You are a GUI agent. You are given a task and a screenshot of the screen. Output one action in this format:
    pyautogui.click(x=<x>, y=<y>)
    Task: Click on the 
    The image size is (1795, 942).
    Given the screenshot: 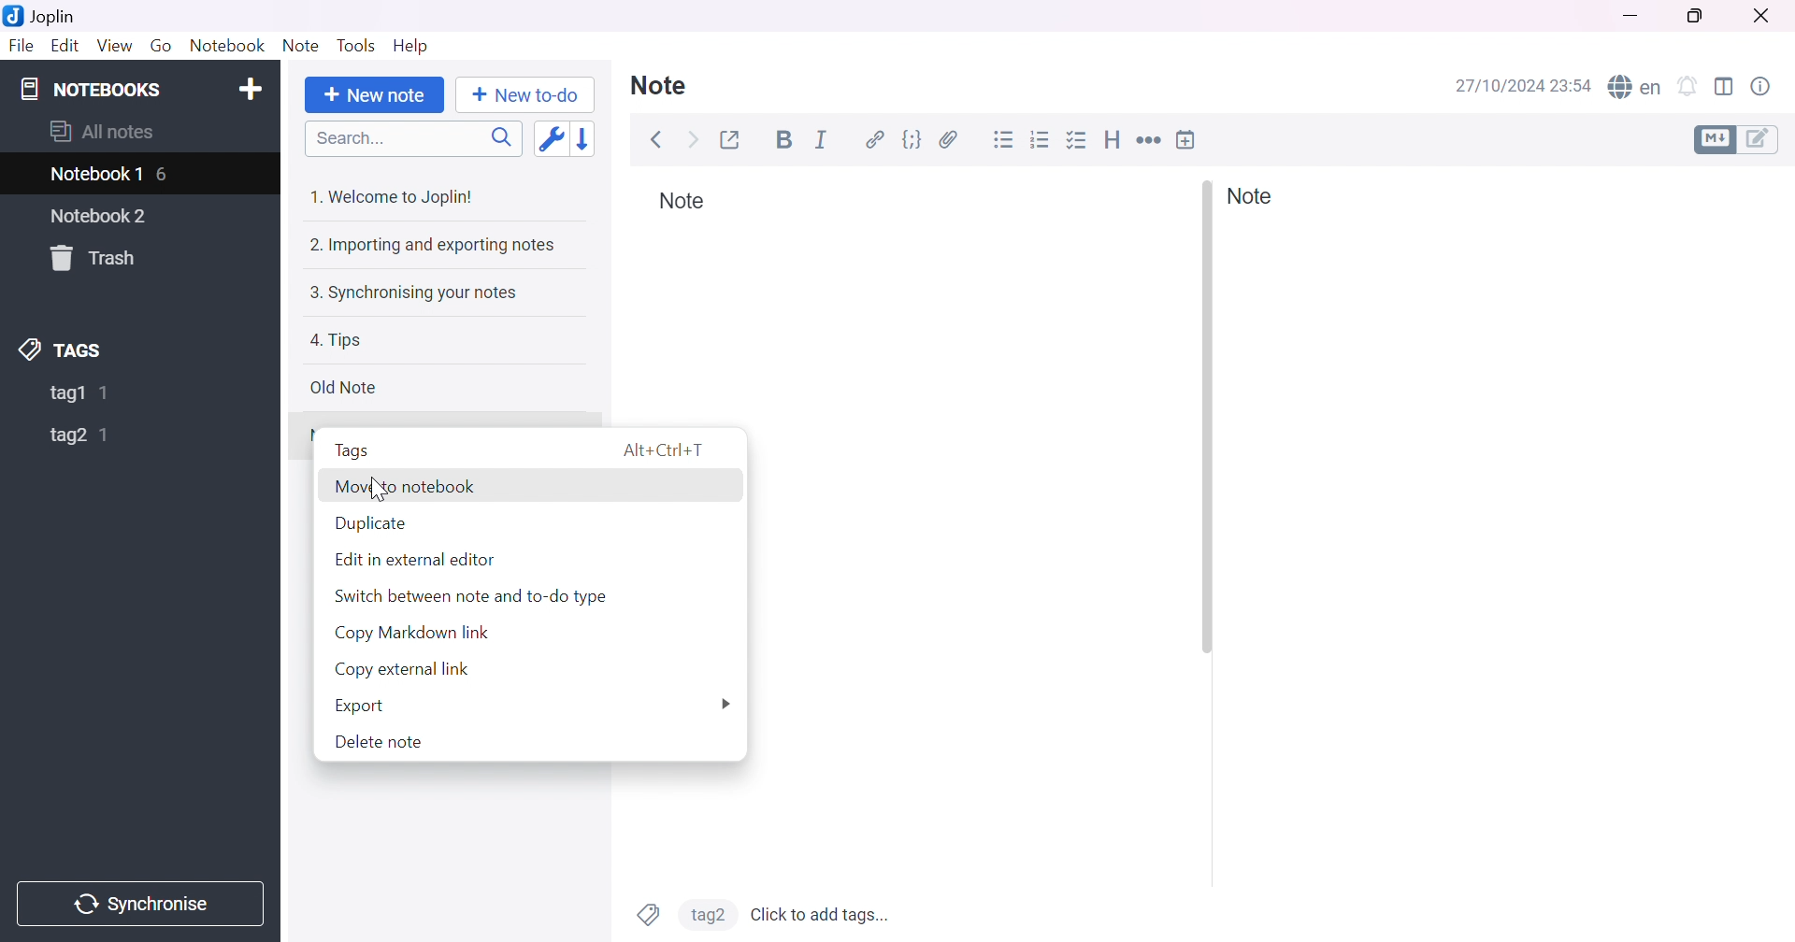 What is the action you would take?
    pyautogui.click(x=381, y=489)
    